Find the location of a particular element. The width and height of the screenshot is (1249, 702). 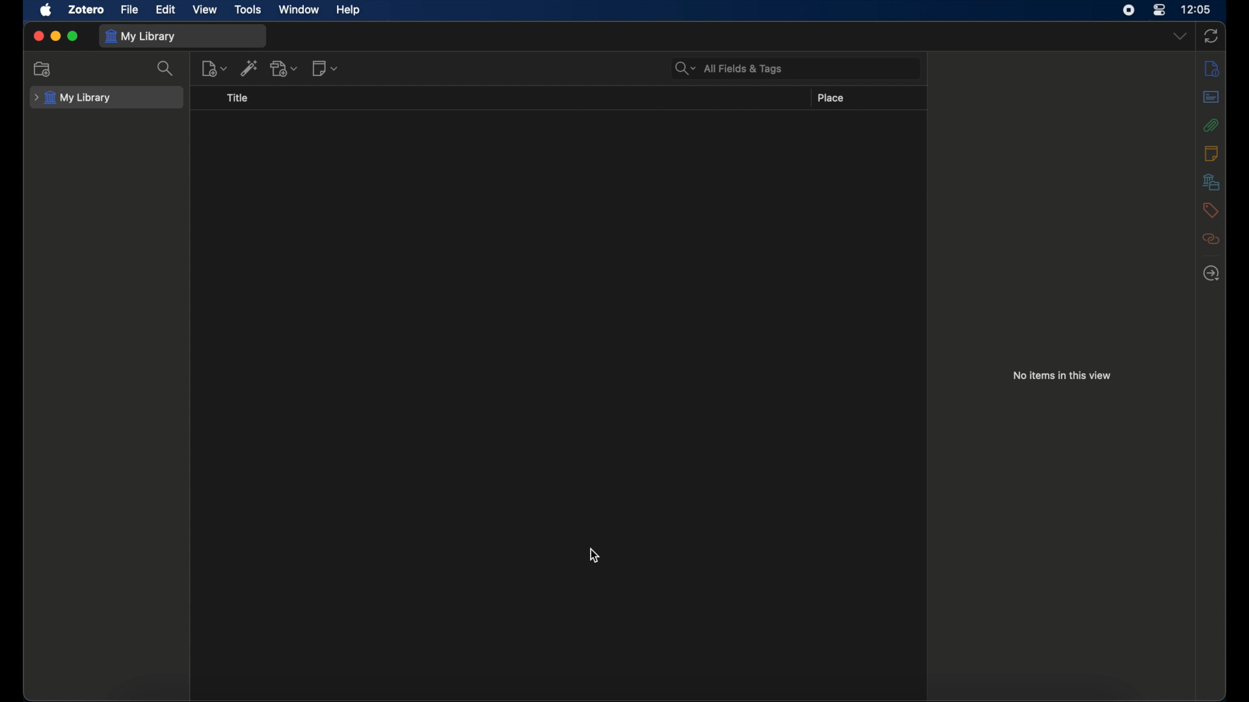

search bar is located at coordinates (729, 68).